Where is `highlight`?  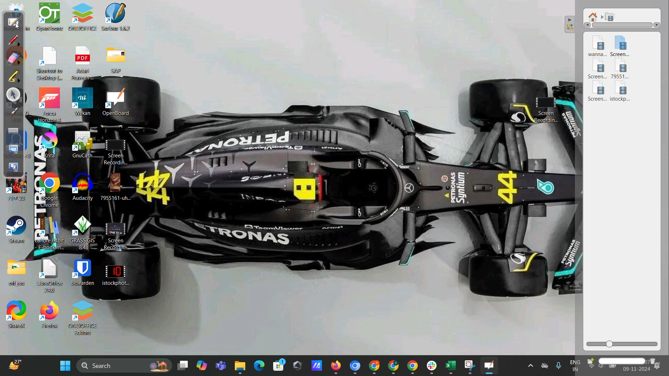
highlight is located at coordinates (14, 77).